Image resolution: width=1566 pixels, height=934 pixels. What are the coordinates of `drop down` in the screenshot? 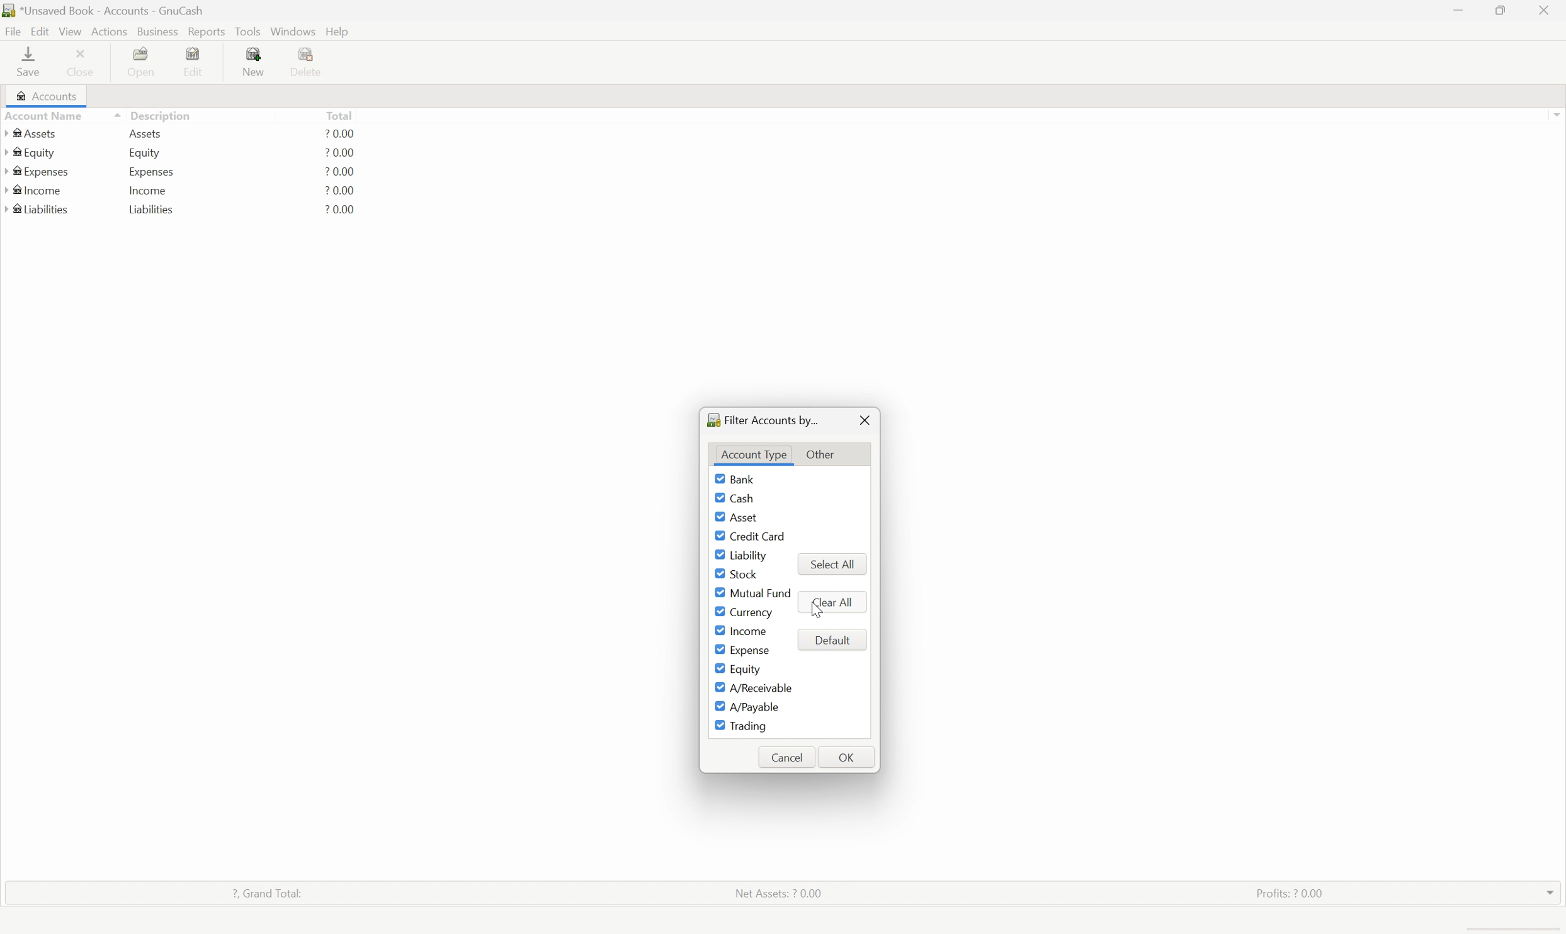 It's located at (1546, 892).